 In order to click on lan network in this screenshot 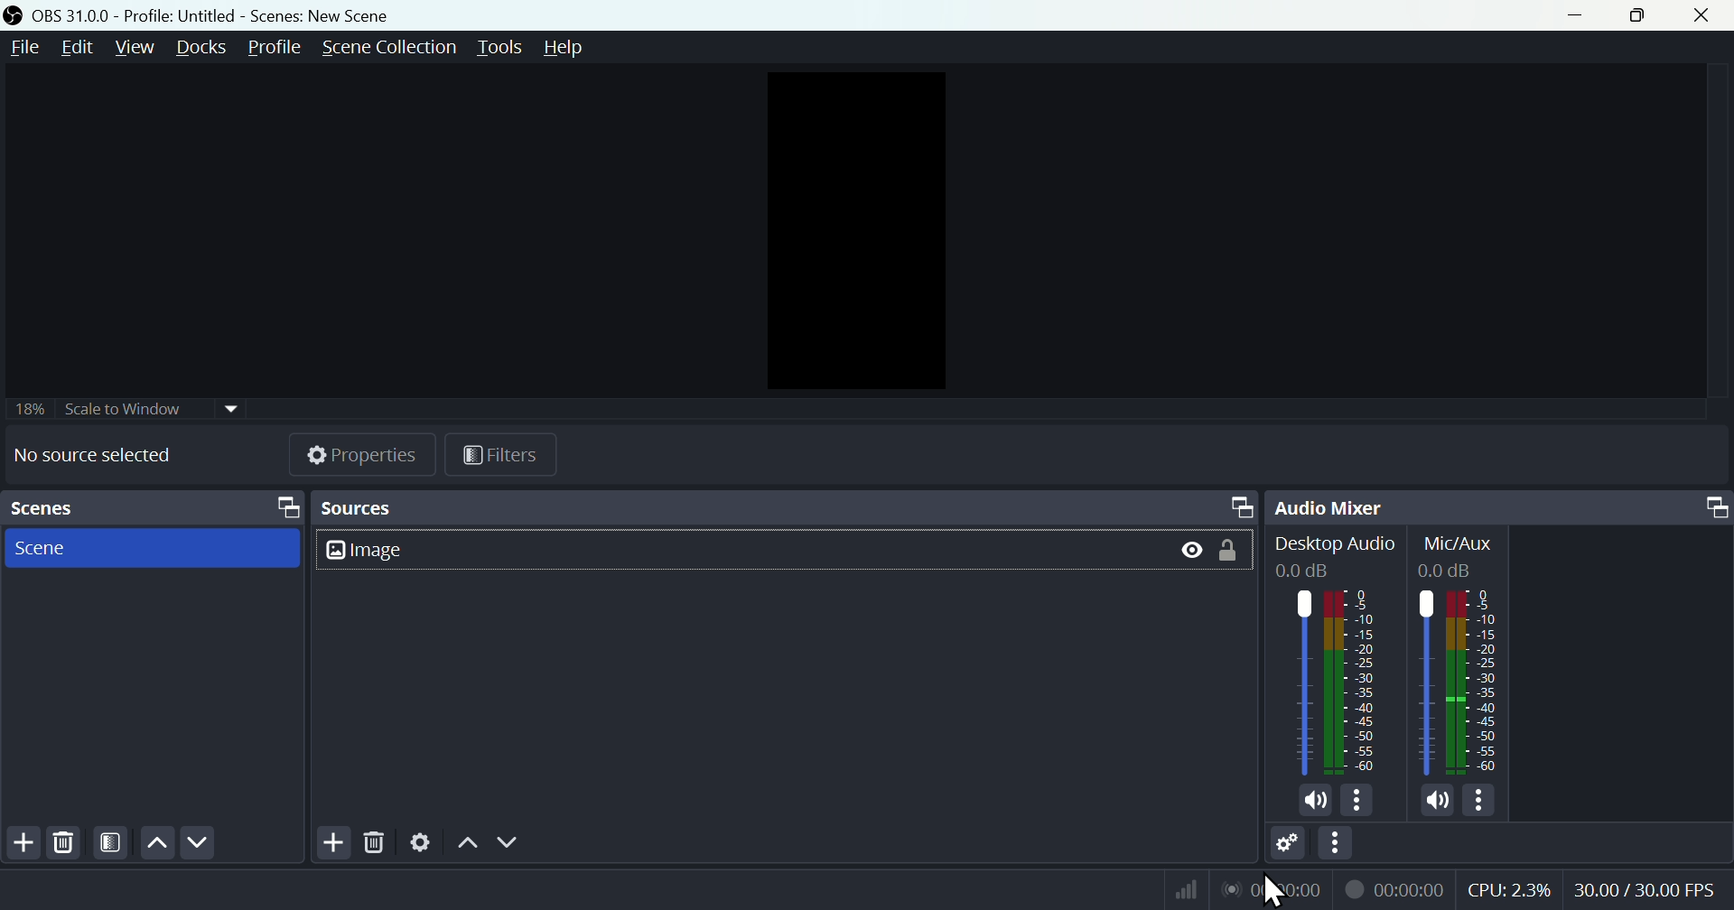, I will do `click(1268, 891)`.